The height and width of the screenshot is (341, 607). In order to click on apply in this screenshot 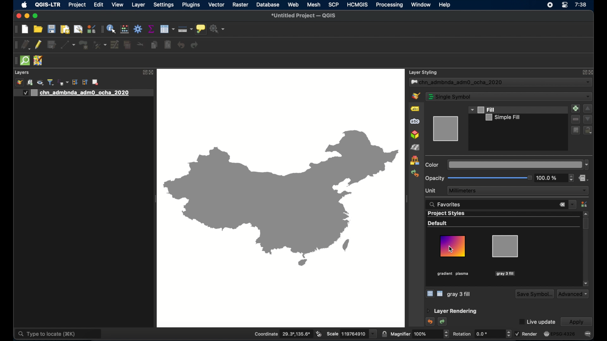, I will do `click(576, 322)`.